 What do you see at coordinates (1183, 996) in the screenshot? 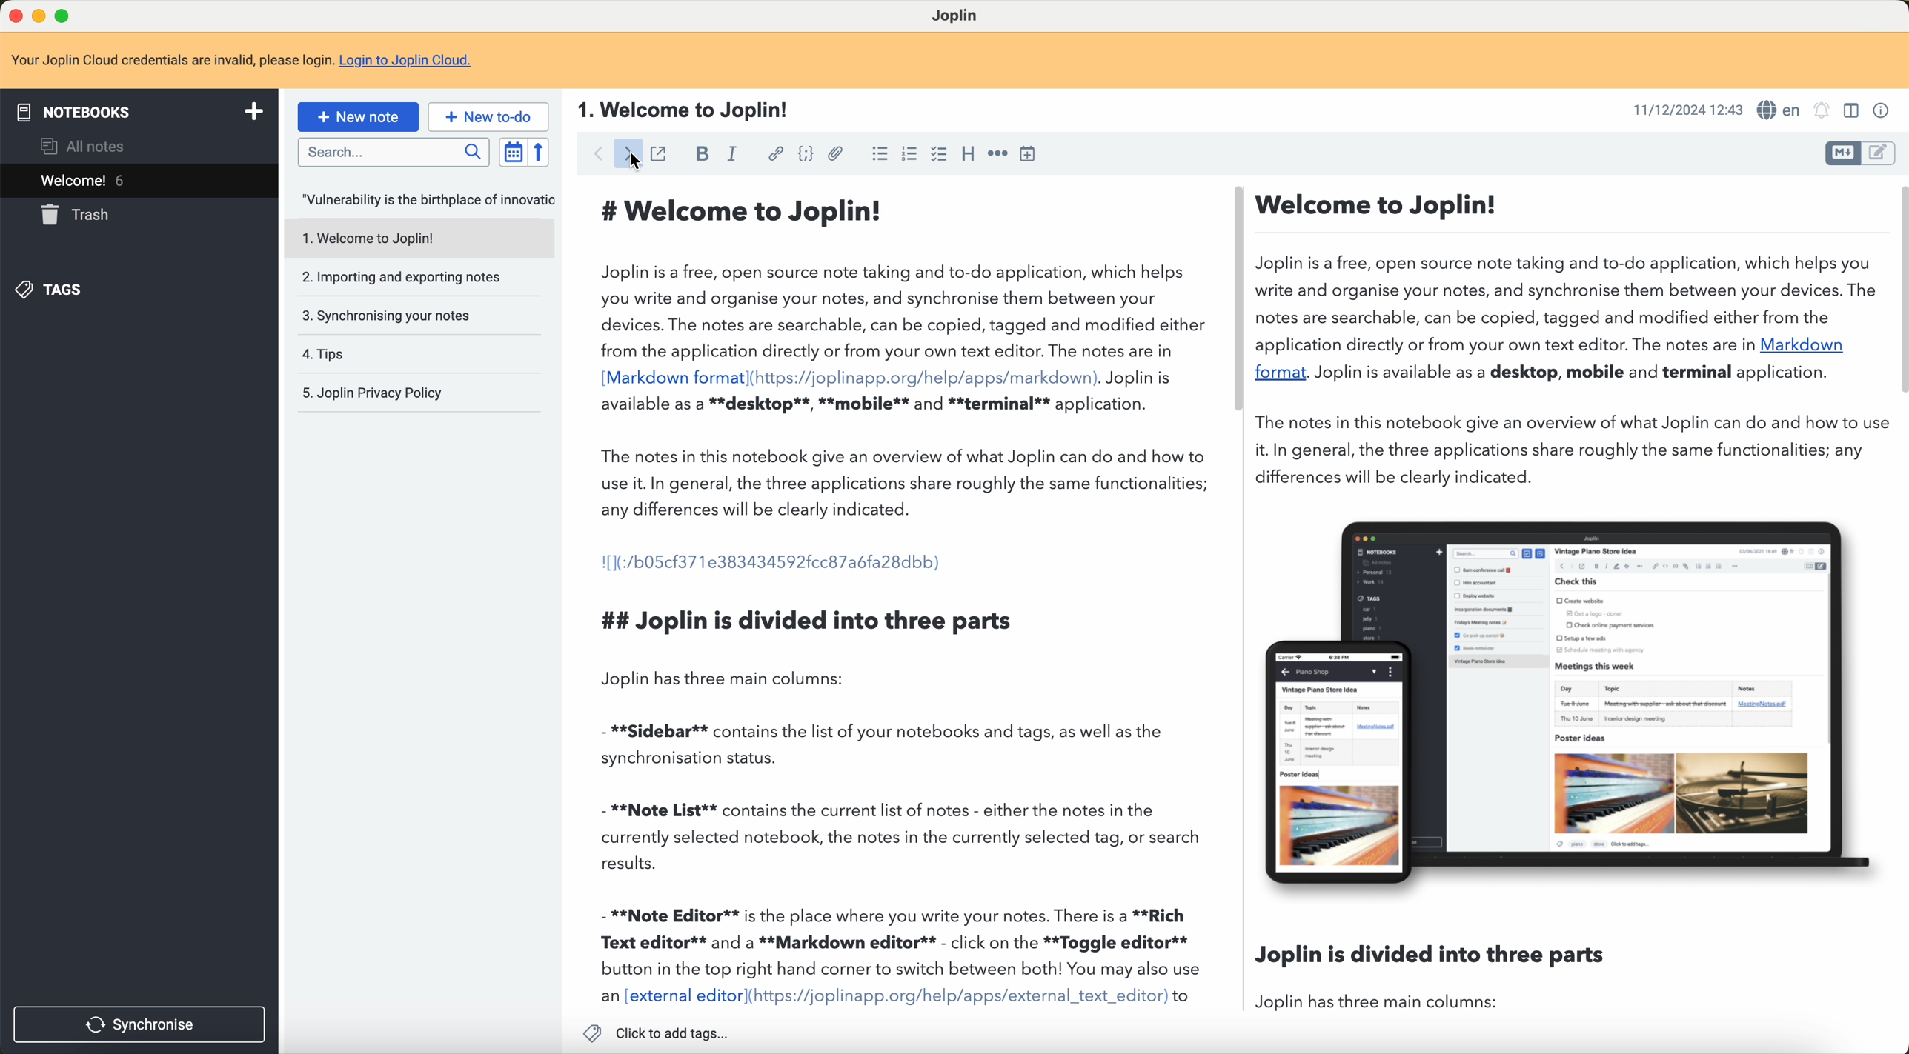
I see `to` at bounding box center [1183, 996].